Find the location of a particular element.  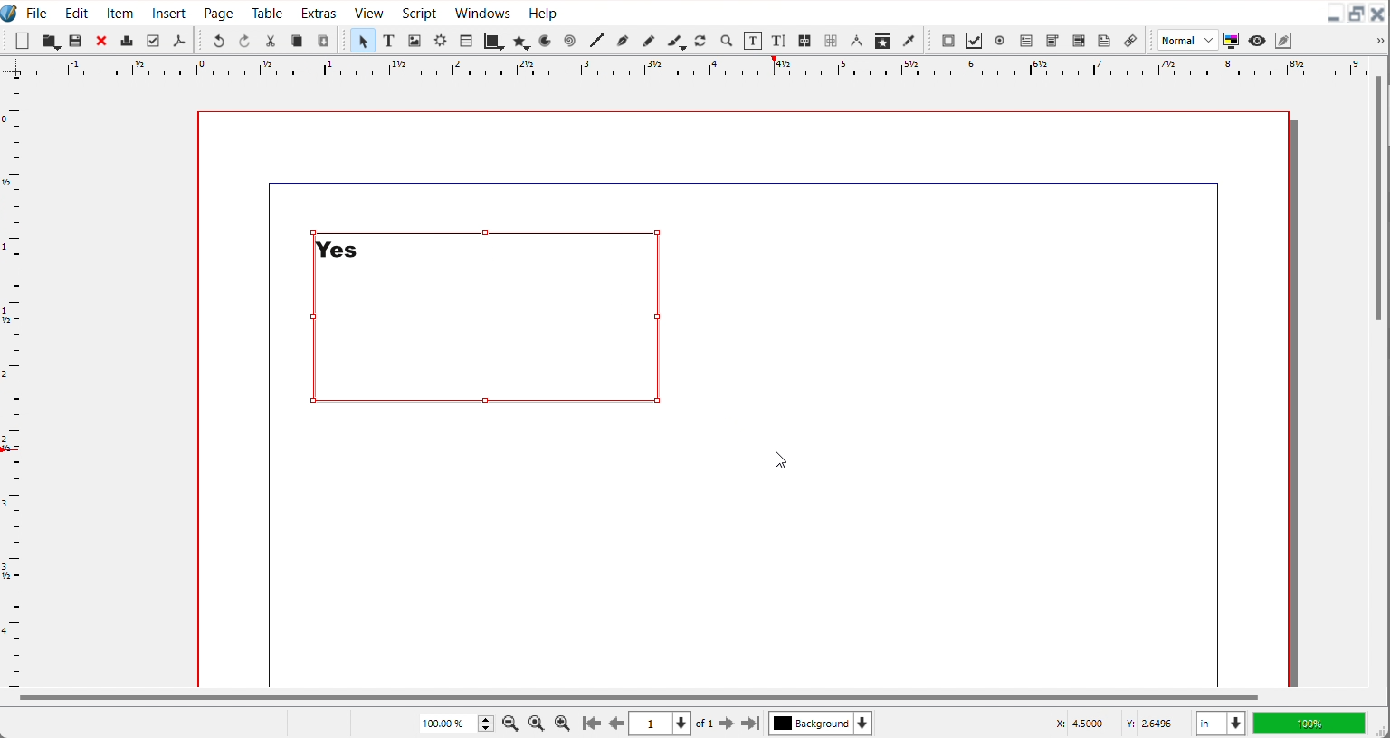

Copy item Properties is located at coordinates (883, 40).